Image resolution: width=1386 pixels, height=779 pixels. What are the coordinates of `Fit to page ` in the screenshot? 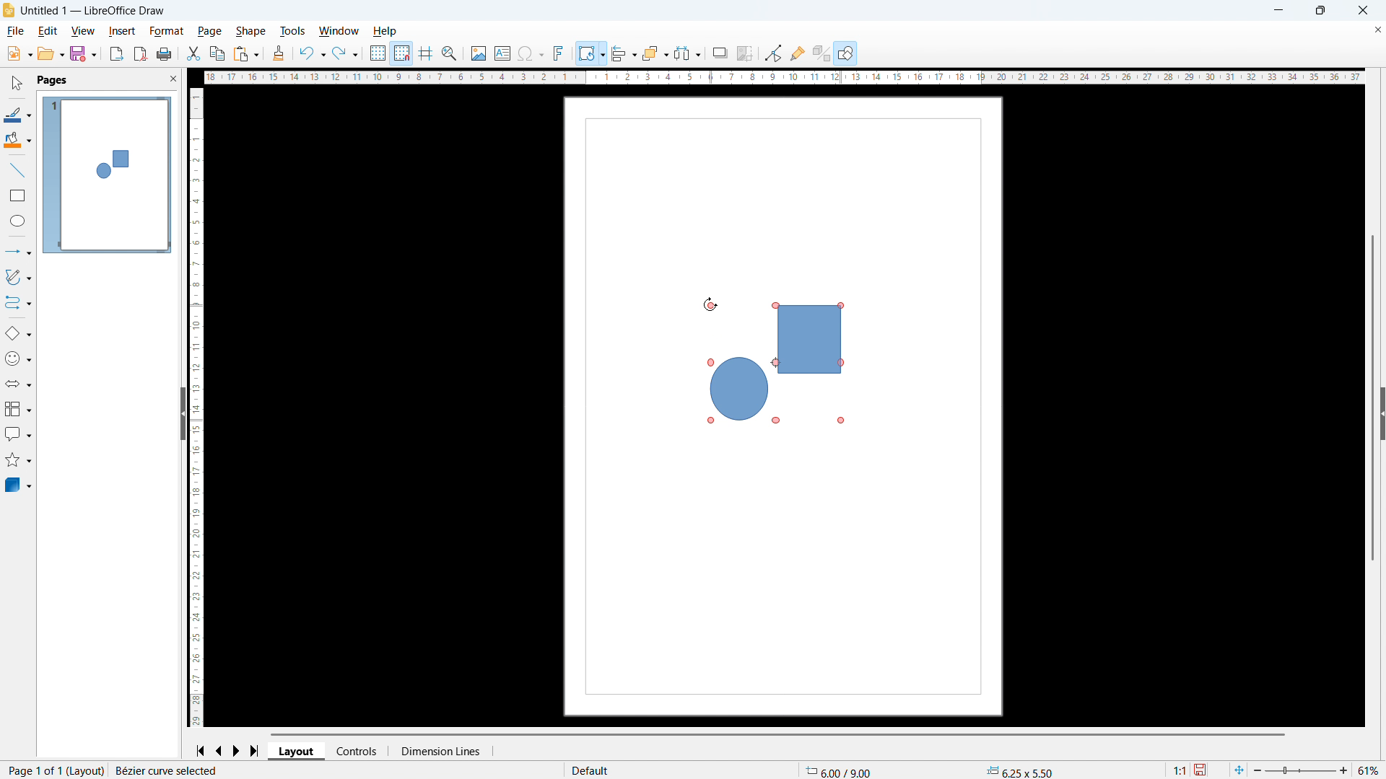 It's located at (1238, 770).